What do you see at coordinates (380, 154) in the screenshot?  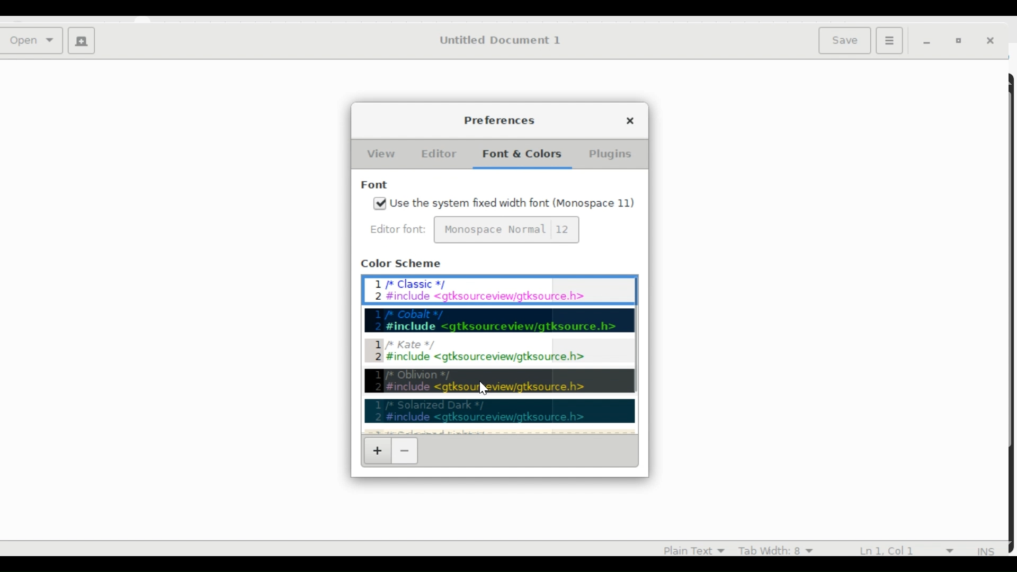 I see `current selected View tab` at bounding box center [380, 154].